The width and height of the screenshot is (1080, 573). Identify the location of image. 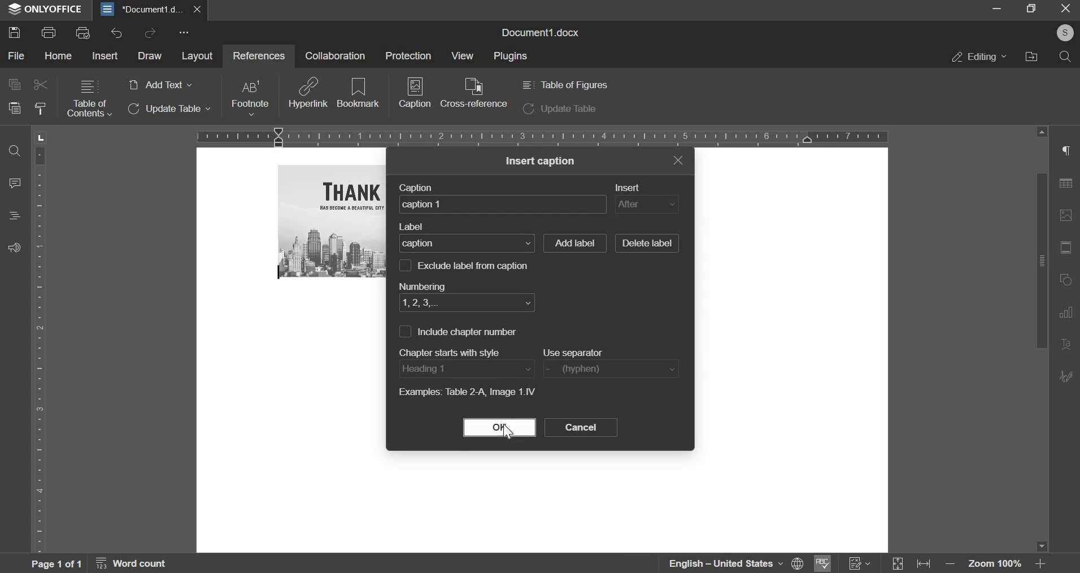
(333, 221).